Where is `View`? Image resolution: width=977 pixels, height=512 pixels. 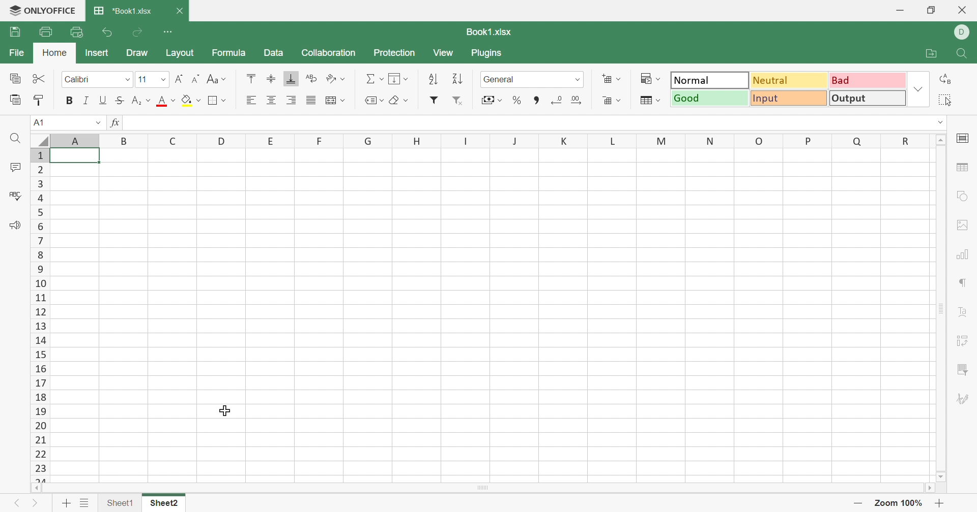 View is located at coordinates (442, 53).